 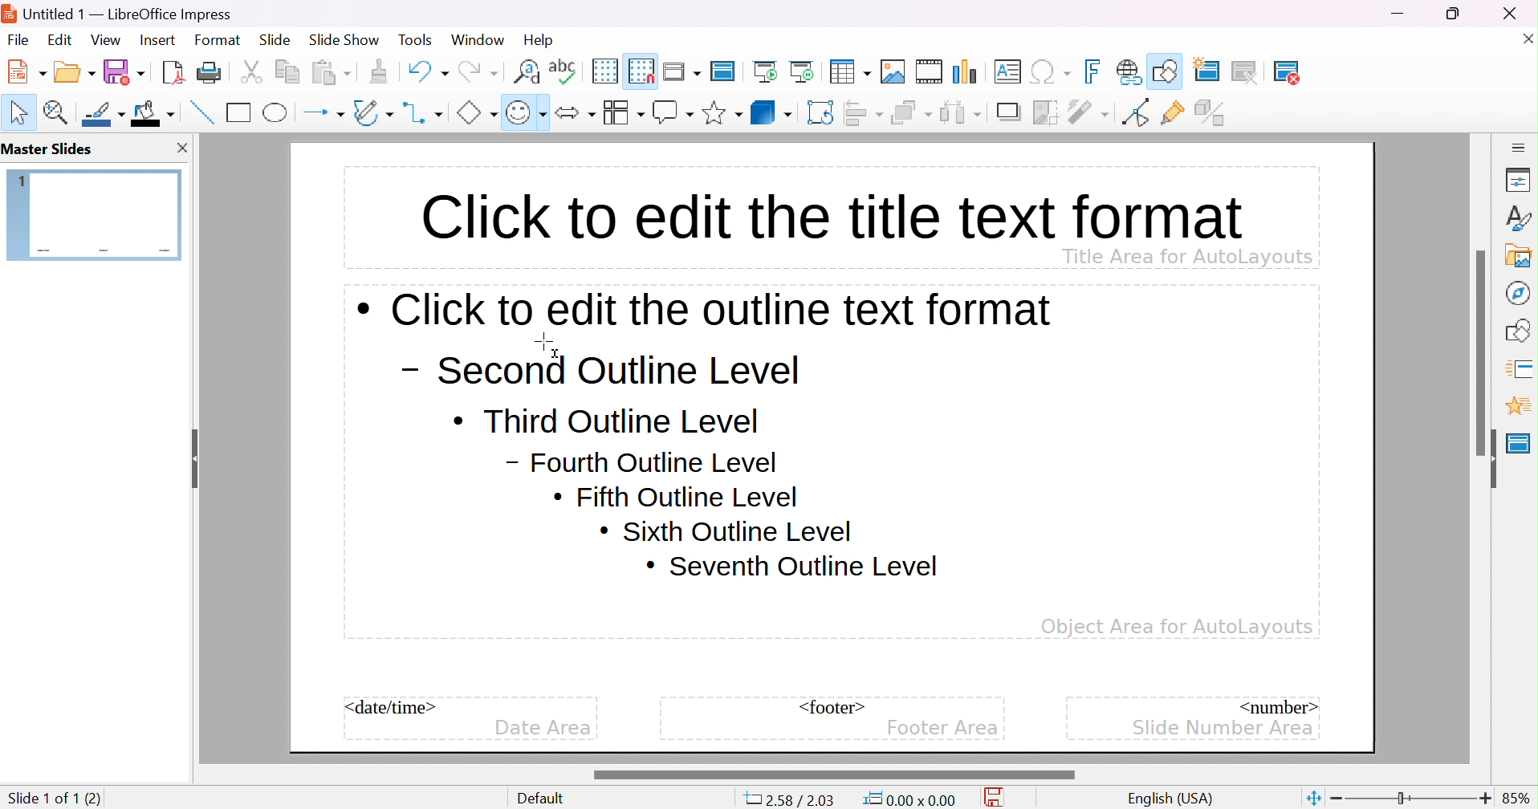 What do you see at coordinates (251, 71) in the screenshot?
I see `cut` at bounding box center [251, 71].